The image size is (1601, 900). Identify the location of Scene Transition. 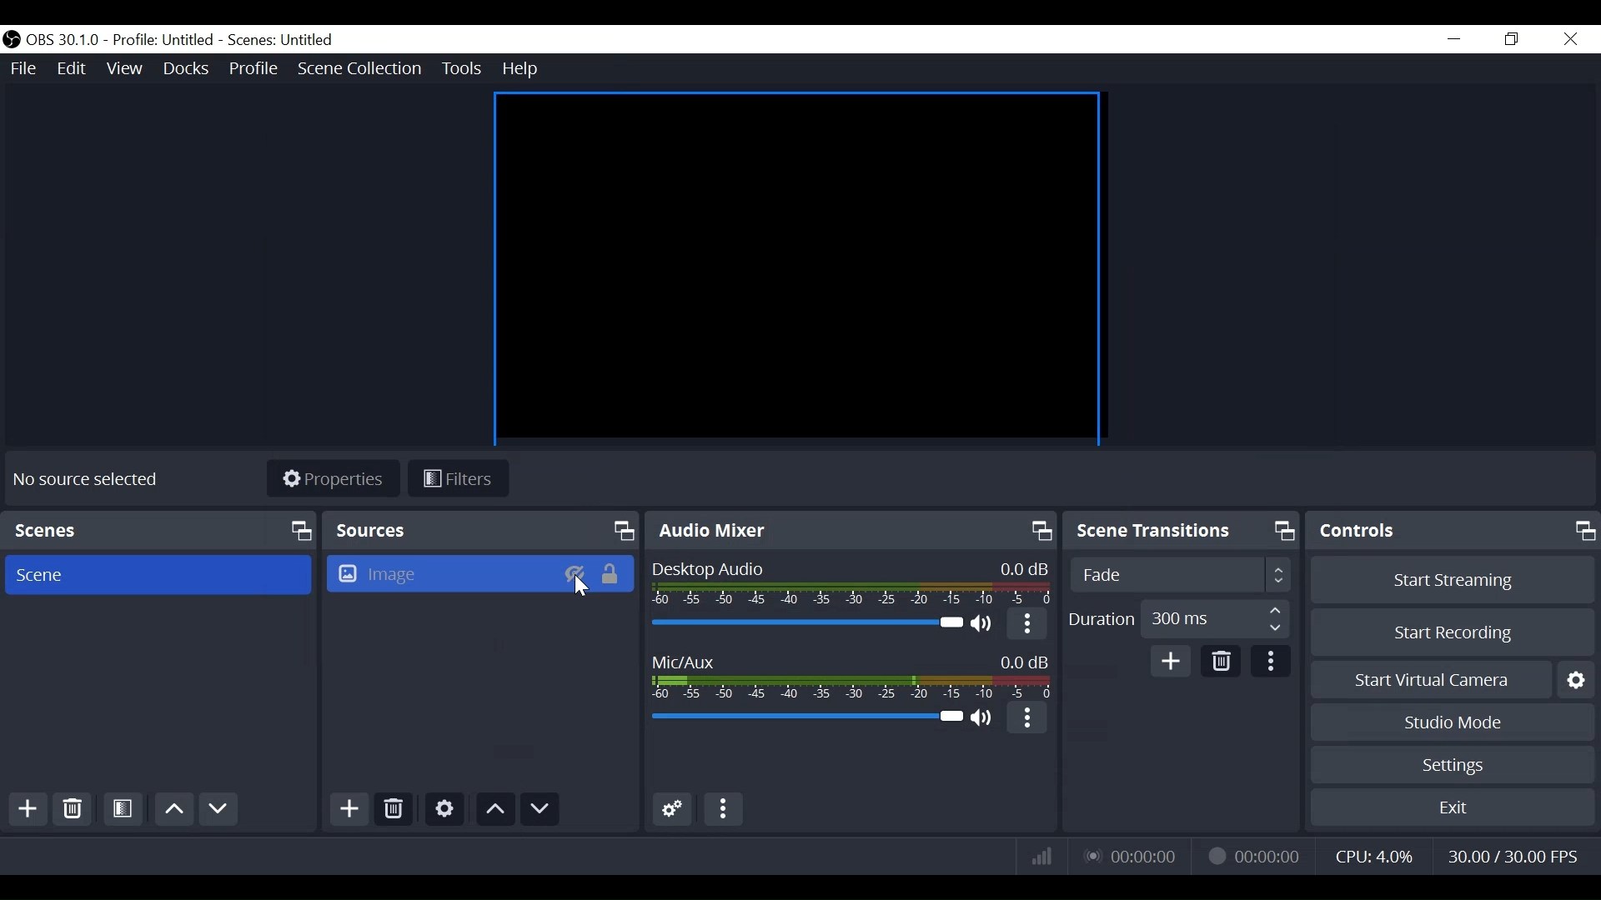
(1182, 531).